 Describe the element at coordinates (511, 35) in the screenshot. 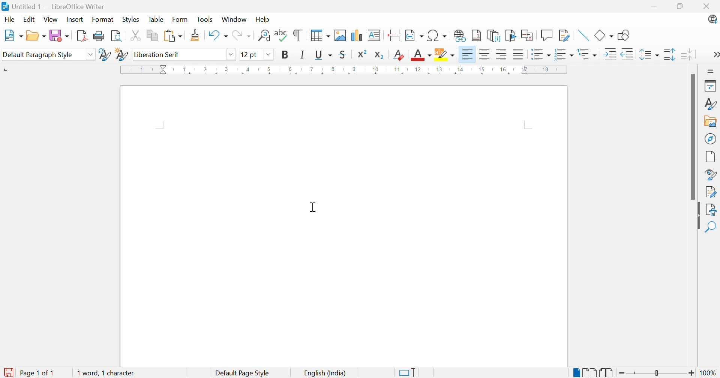

I see `Insert bookmark` at that location.